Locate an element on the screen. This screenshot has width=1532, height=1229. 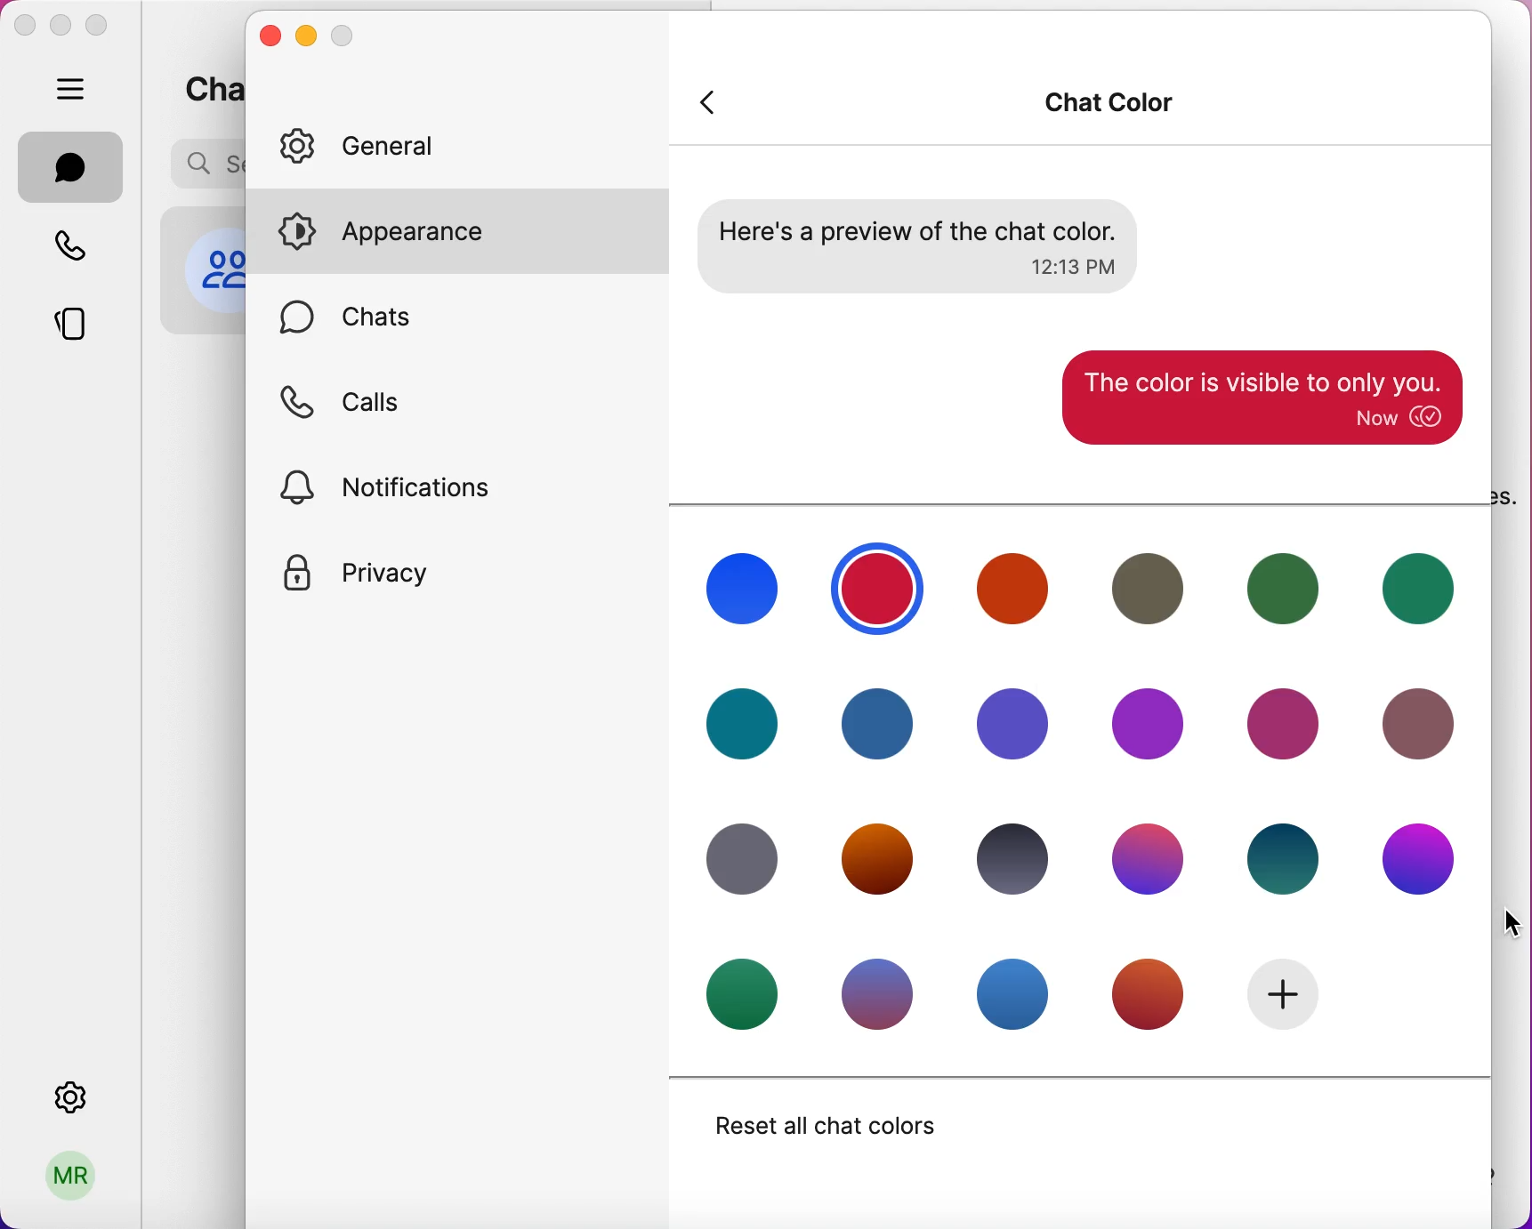
add new color is located at coordinates (1280, 1000).